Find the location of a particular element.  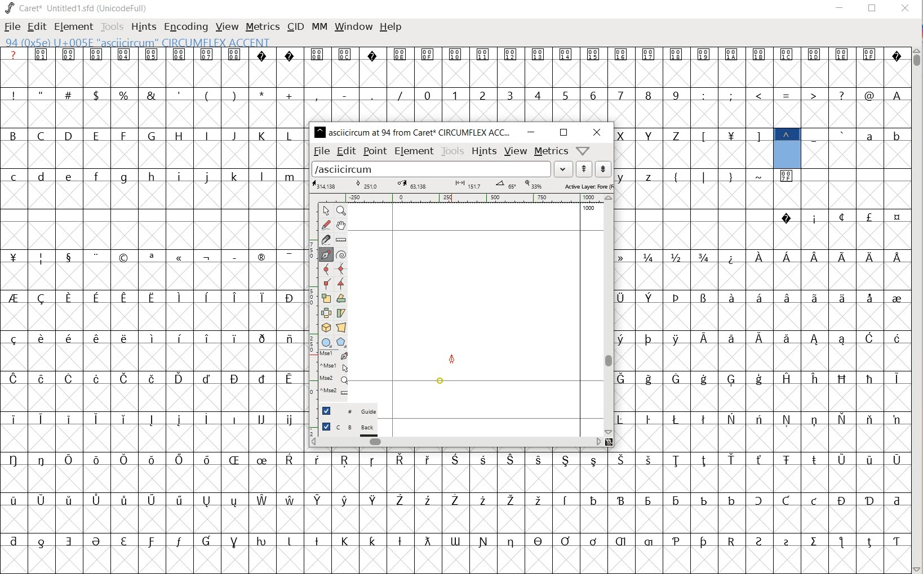

file is located at coordinates (321, 152).